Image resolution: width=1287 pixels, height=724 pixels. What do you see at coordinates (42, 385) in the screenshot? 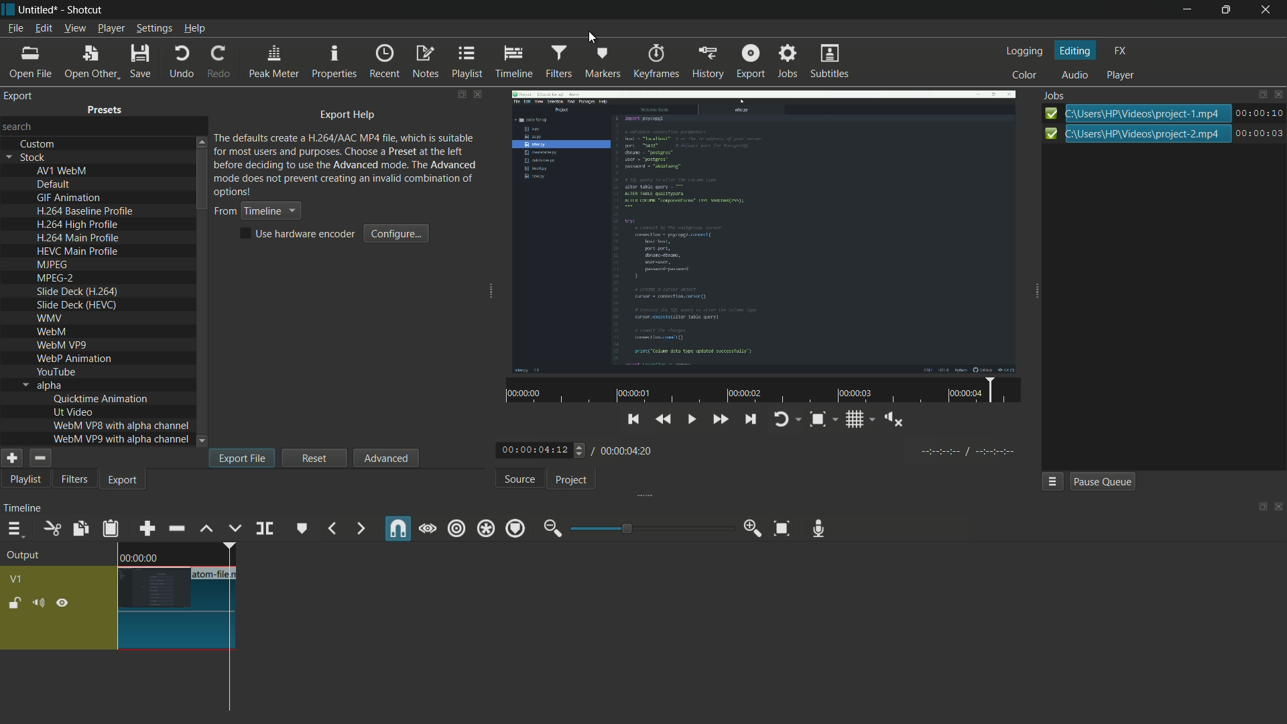
I see `alpha dropdown` at bounding box center [42, 385].